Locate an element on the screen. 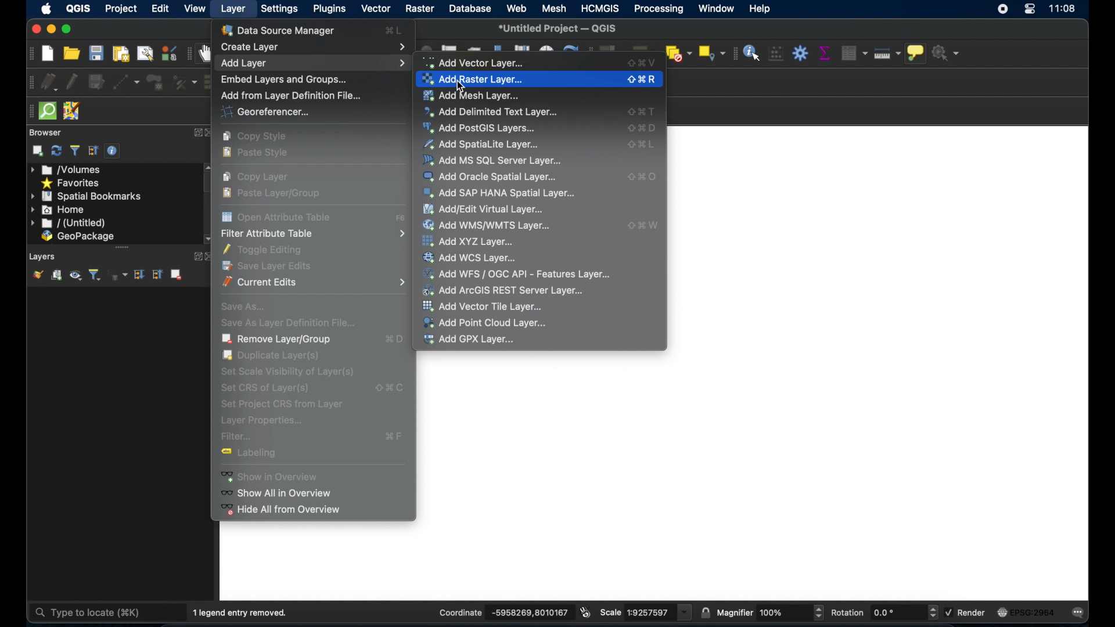  refresh is located at coordinates (56, 151).